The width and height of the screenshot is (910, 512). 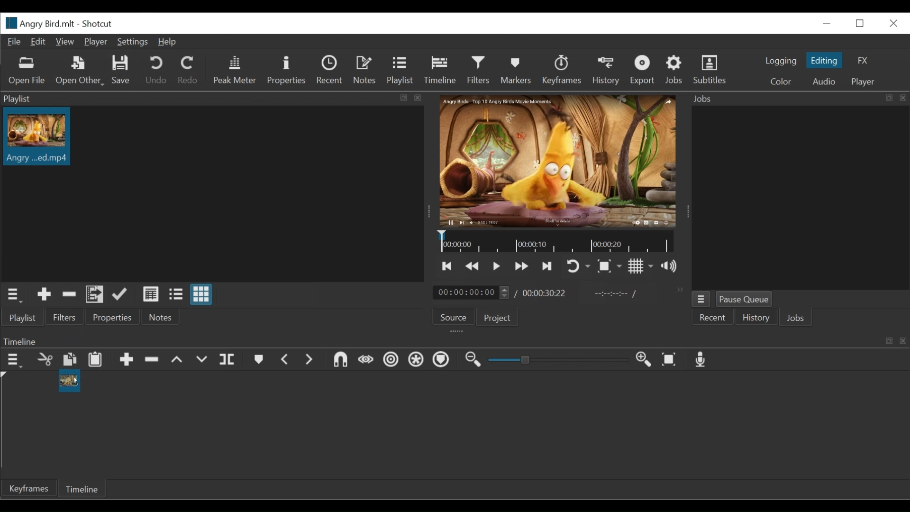 What do you see at coordinates (451, 318) in the screenshot?
I see `Source` at bounding box center [451, 318].